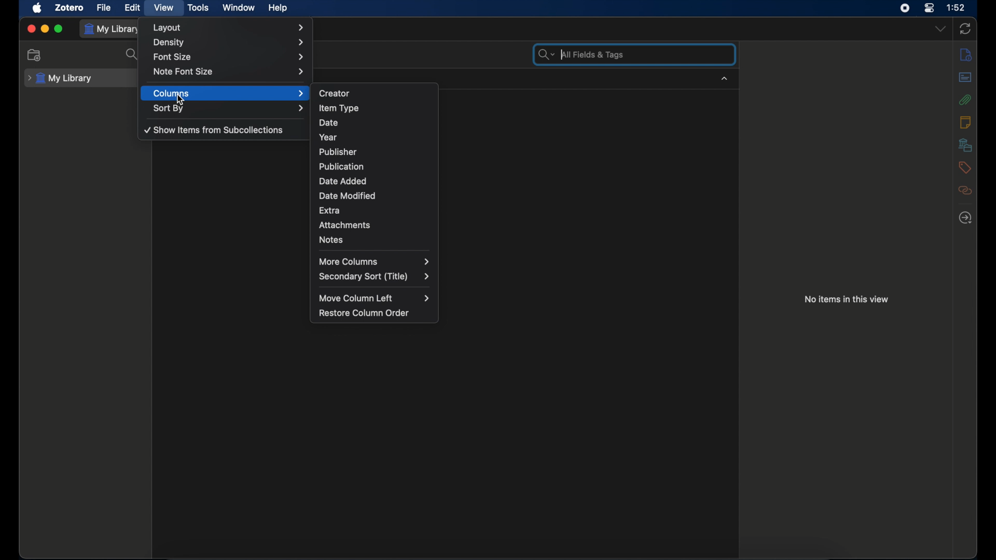 This screenshot has height=560, width=996. What do you see at coordinates (335, 92) in the screenshot?
I see `creator` at bounding box center [335, 92].